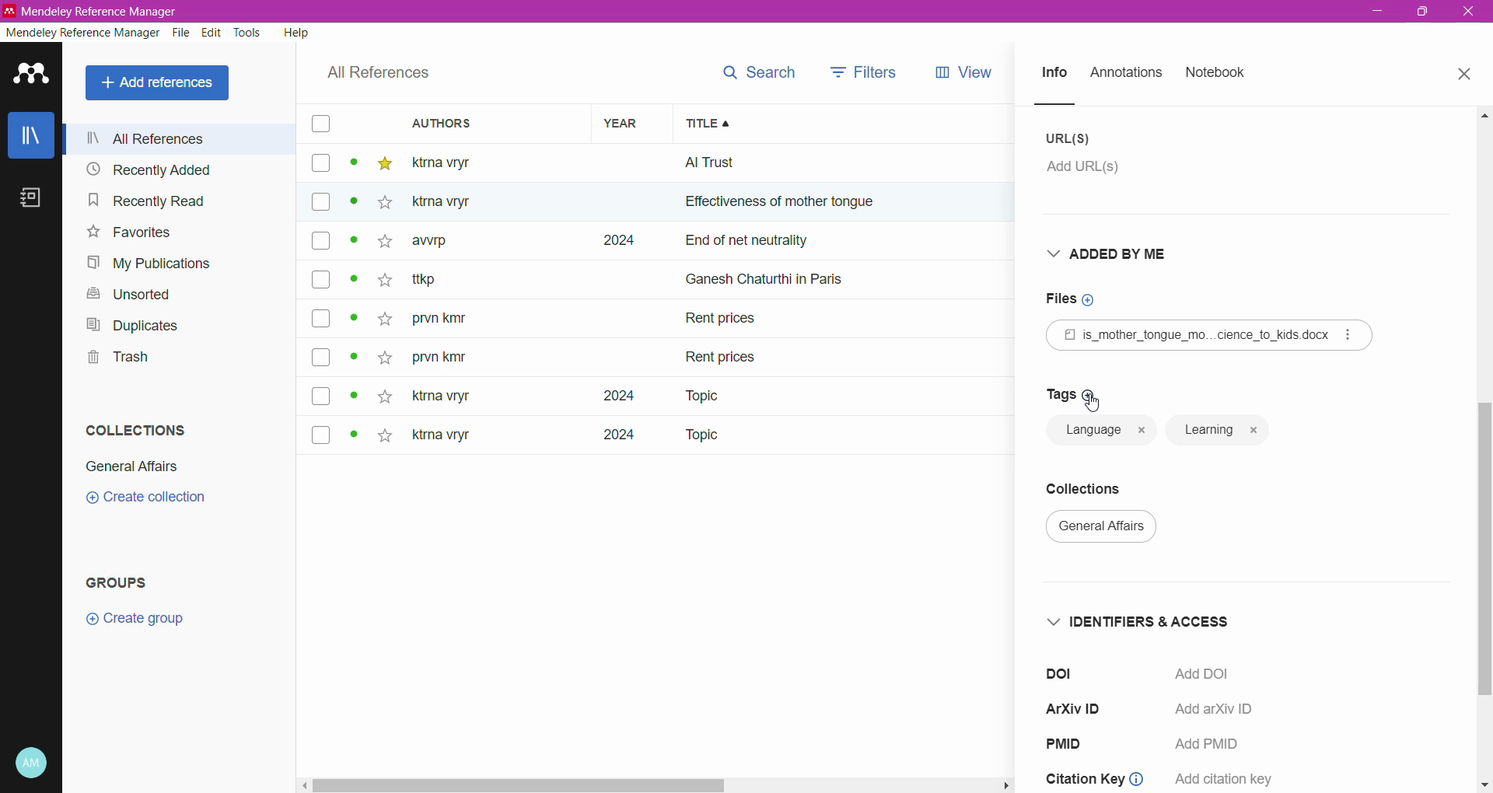 The image size is (1493, 793). What do you see at coordinates (615, 241) in the screenshot?
I see `2024` at bounding box center [615, 241].